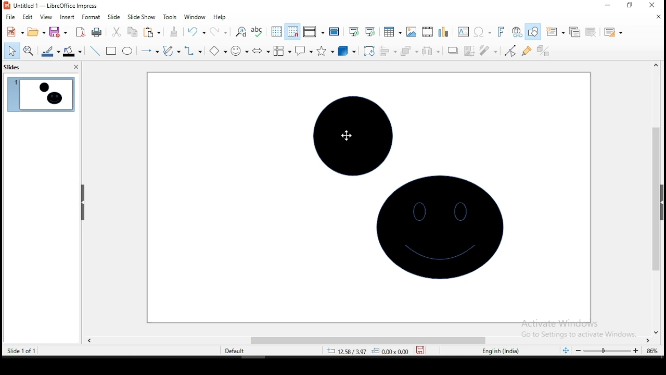  Describe the element at coordinates (443, 31) in the screenshot. I see `insert chart` at that location.